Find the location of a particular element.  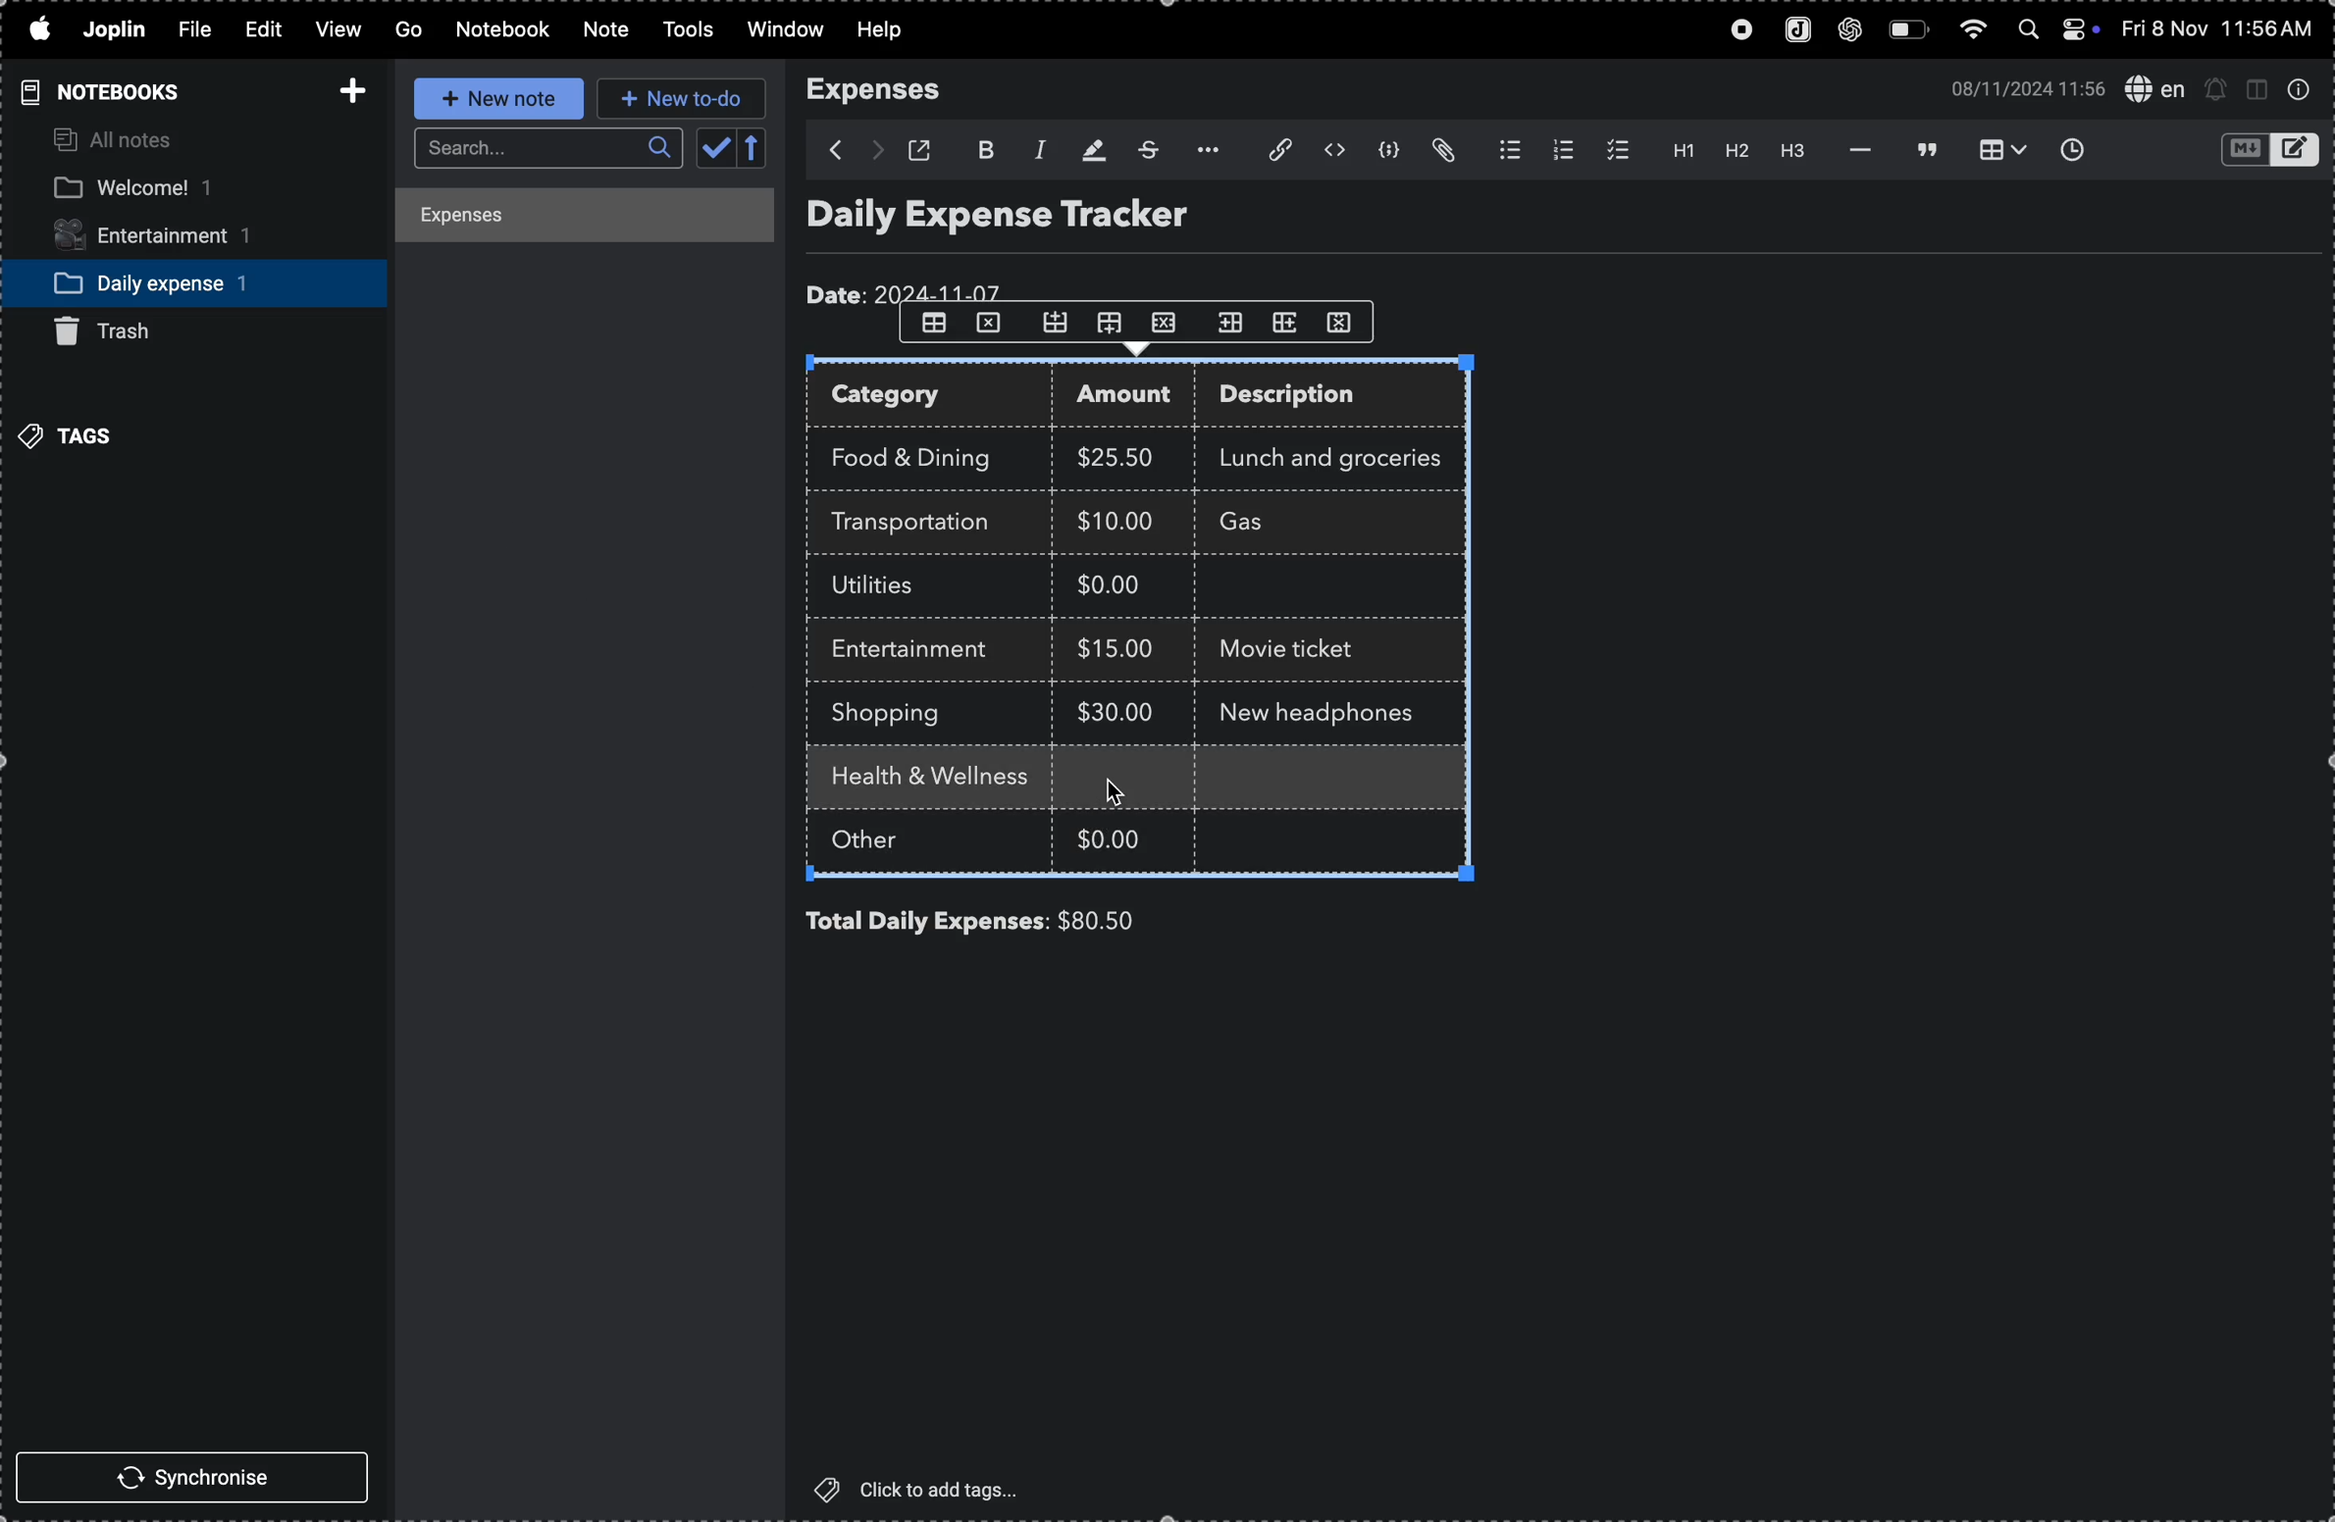

new note is located at coordinates (493, 99).